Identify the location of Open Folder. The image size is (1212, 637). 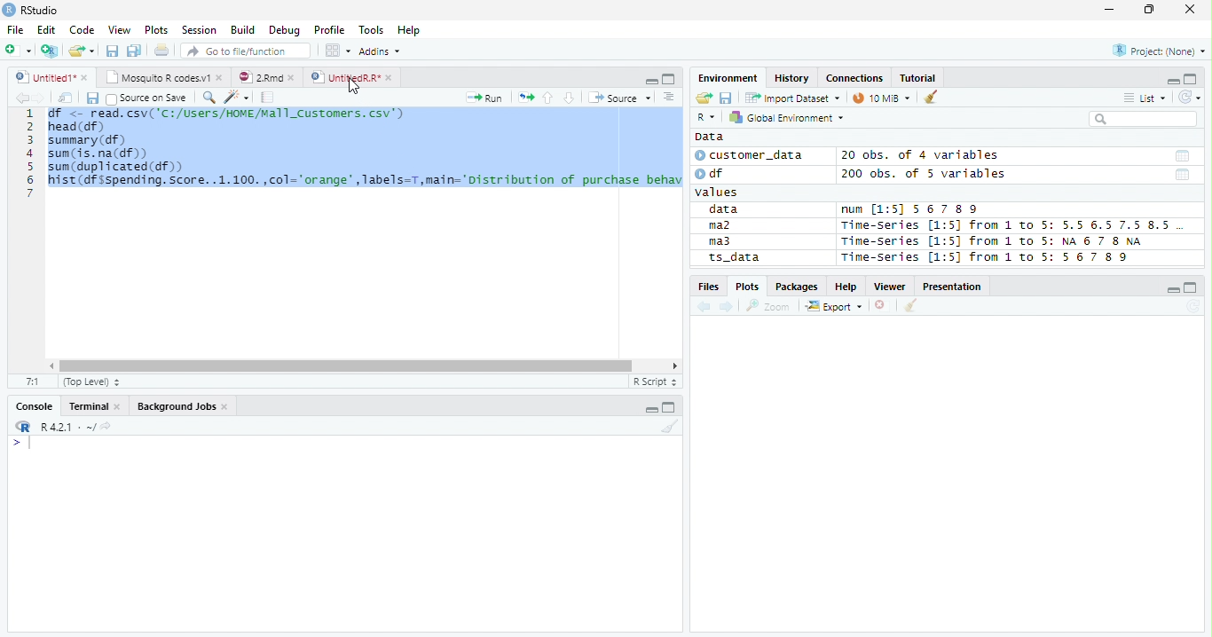
(83, 50).